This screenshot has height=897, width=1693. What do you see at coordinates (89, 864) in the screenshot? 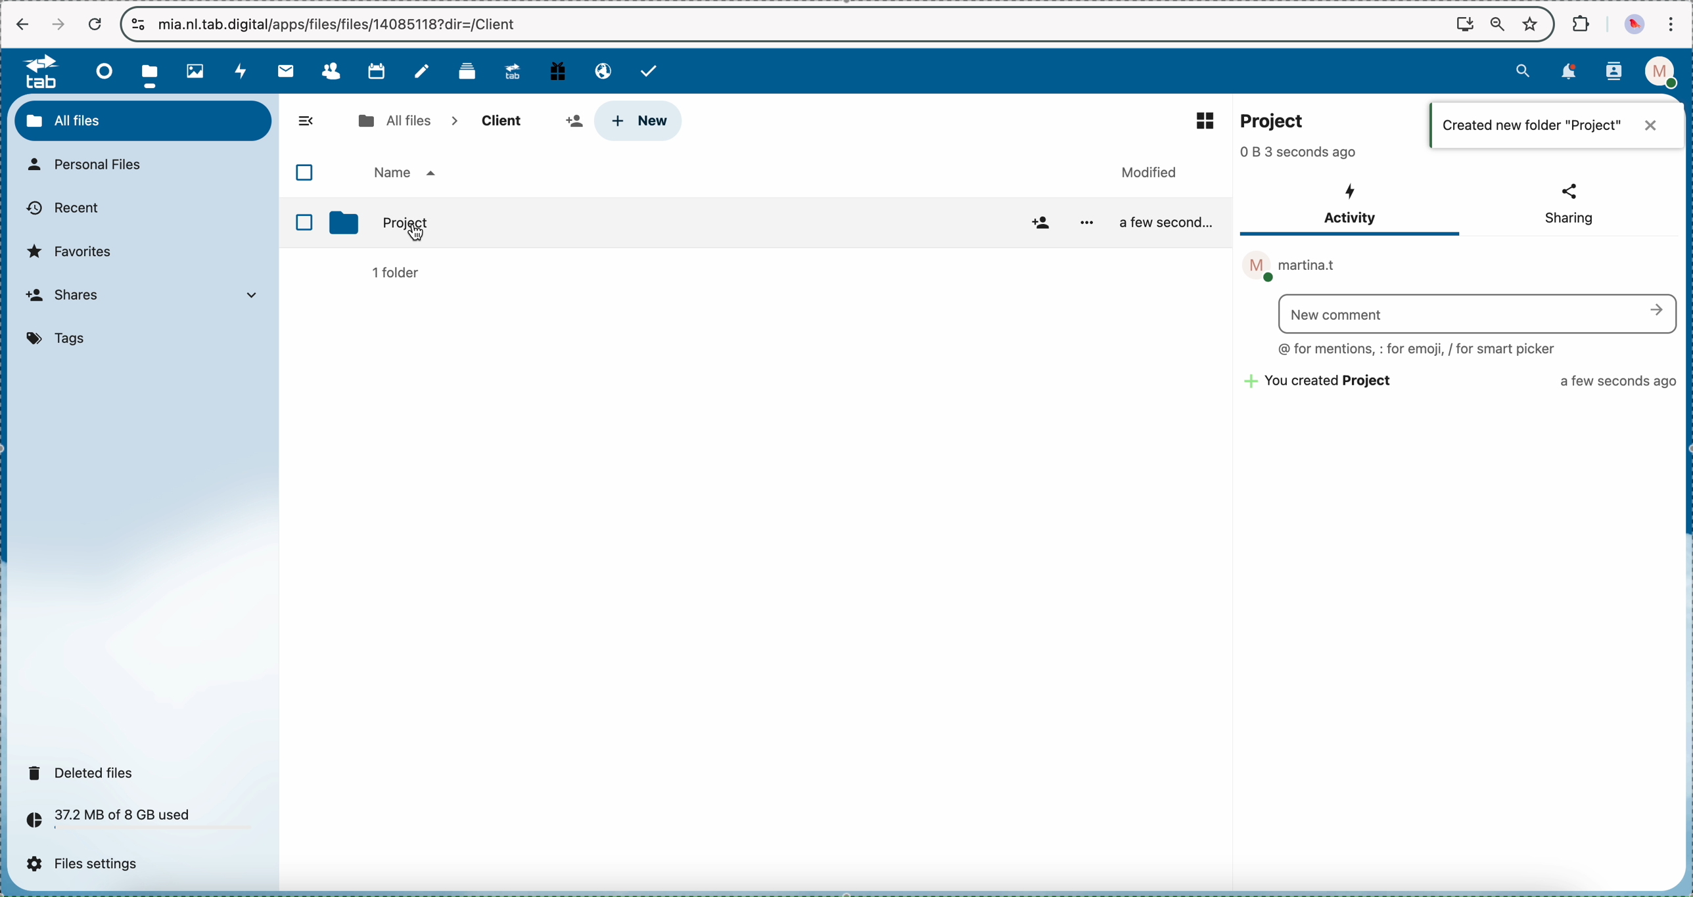
I see `files settings` at bounding box center [89, 864].